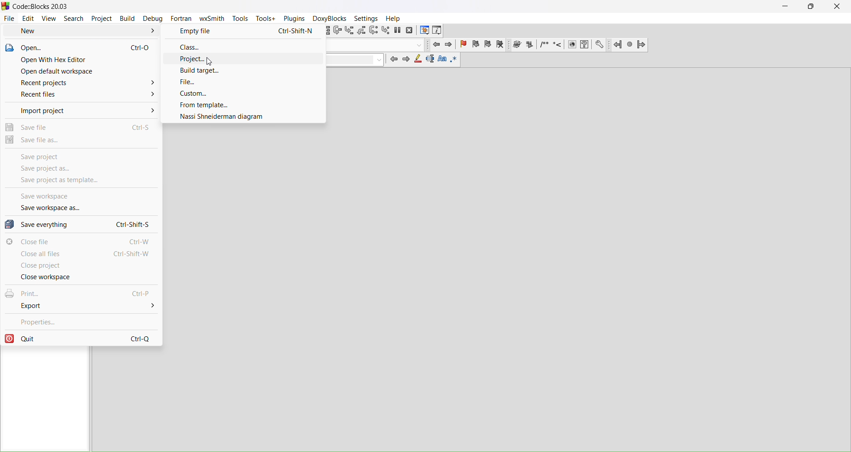  I want to click on build, so click(128, 20).